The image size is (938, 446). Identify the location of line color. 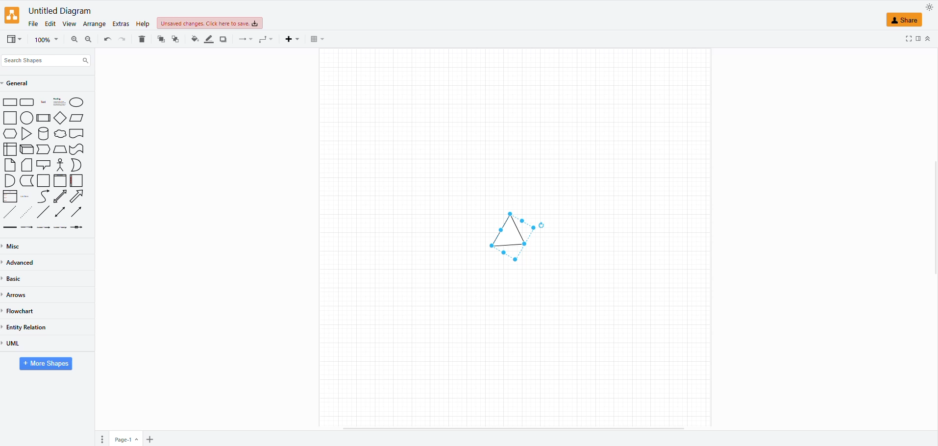
(207, 38).